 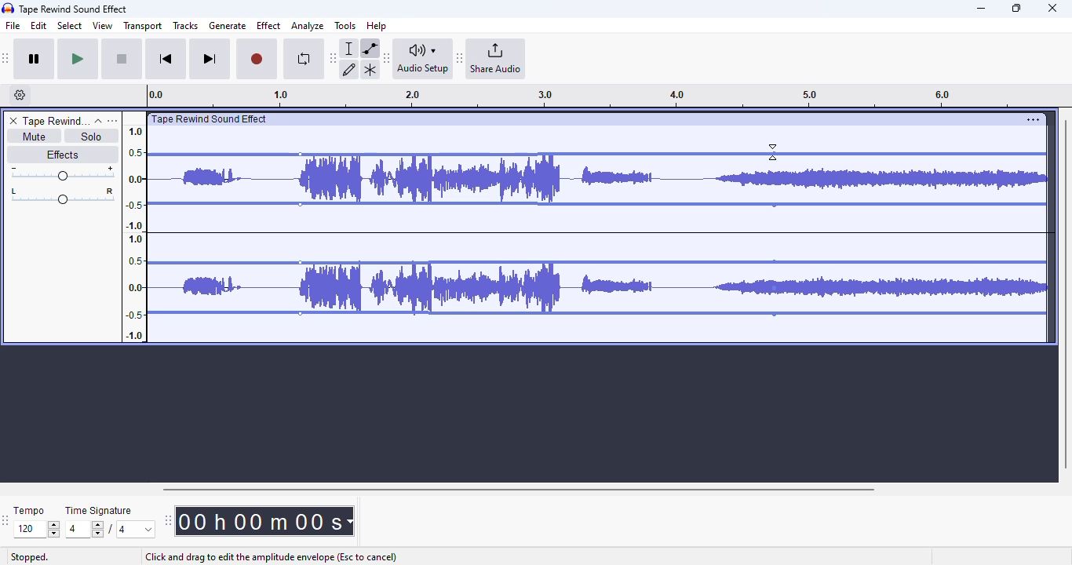 I want to click on volume of the track reduced, so click(x=902, y=228).